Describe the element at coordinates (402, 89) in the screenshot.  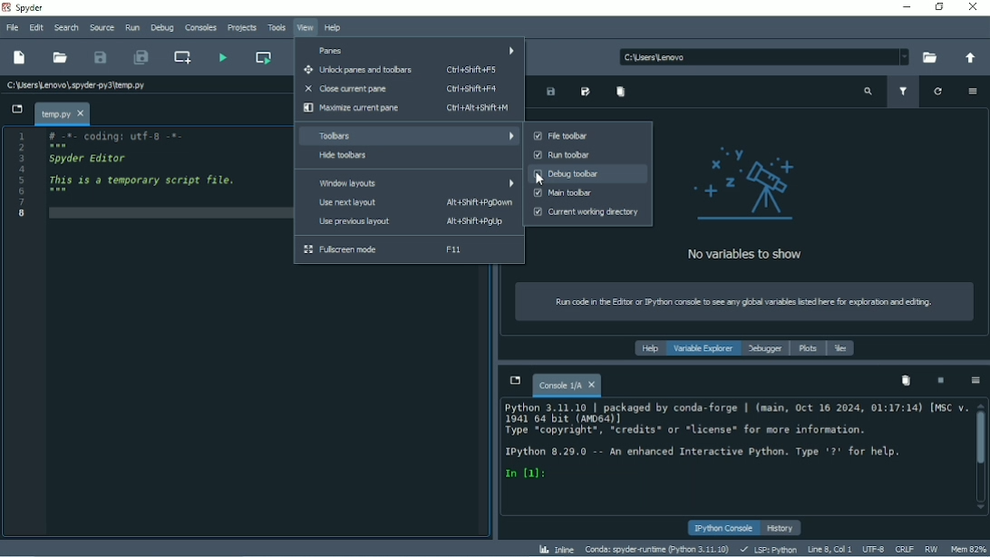
I see `Close current pane` at that location.